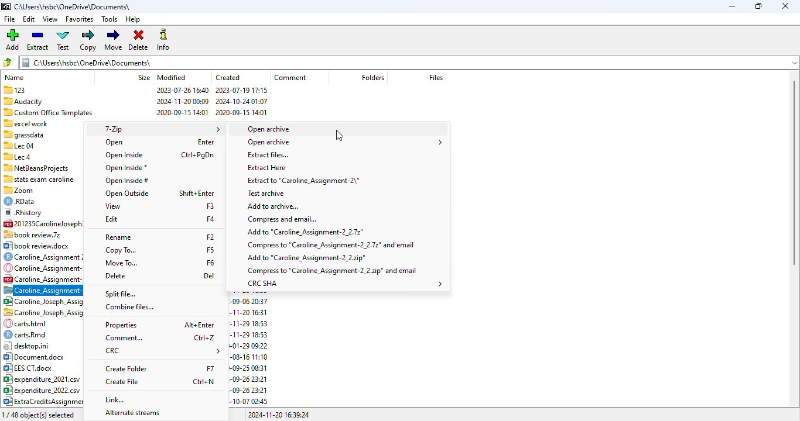 This screenshot has height=421, width=800. Describe the element at coordinates (43, 367) in the screenshot. I see `B32 EES CT.doox 16886 2020-08-27 13:43 2020-09-25 08:31` at that location.